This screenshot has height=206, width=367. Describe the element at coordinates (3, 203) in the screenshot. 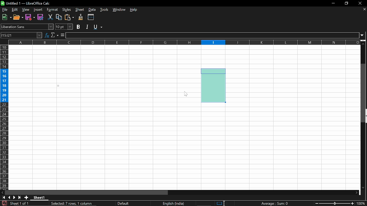

I see `Save` at that location.